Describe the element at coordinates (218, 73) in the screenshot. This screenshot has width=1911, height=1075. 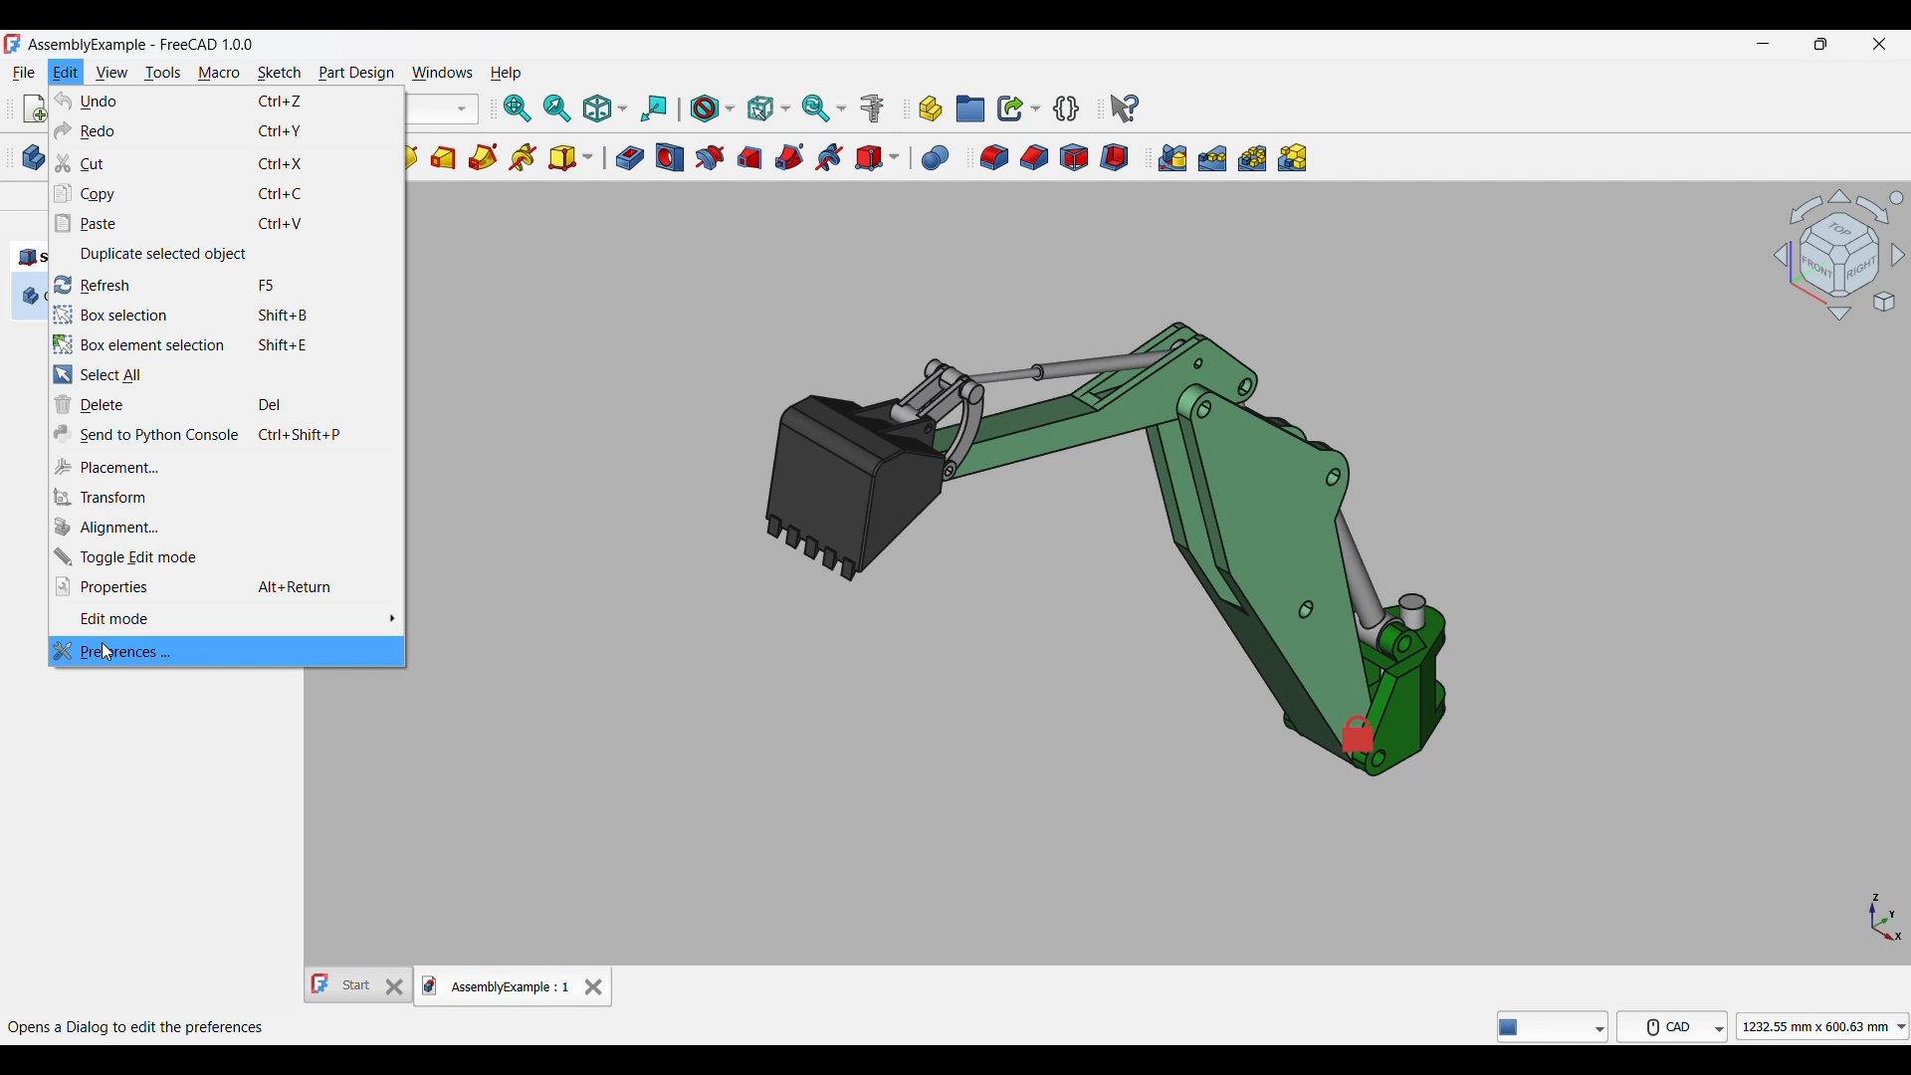
I see `Macro menu ` at that location.